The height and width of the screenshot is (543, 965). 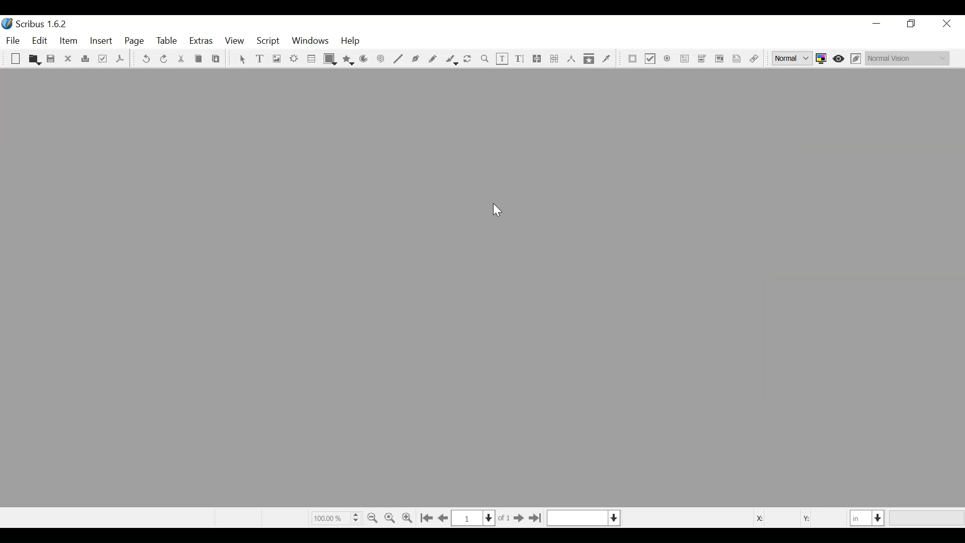 I want to click on Text Frame, so click(x=261, y=59).